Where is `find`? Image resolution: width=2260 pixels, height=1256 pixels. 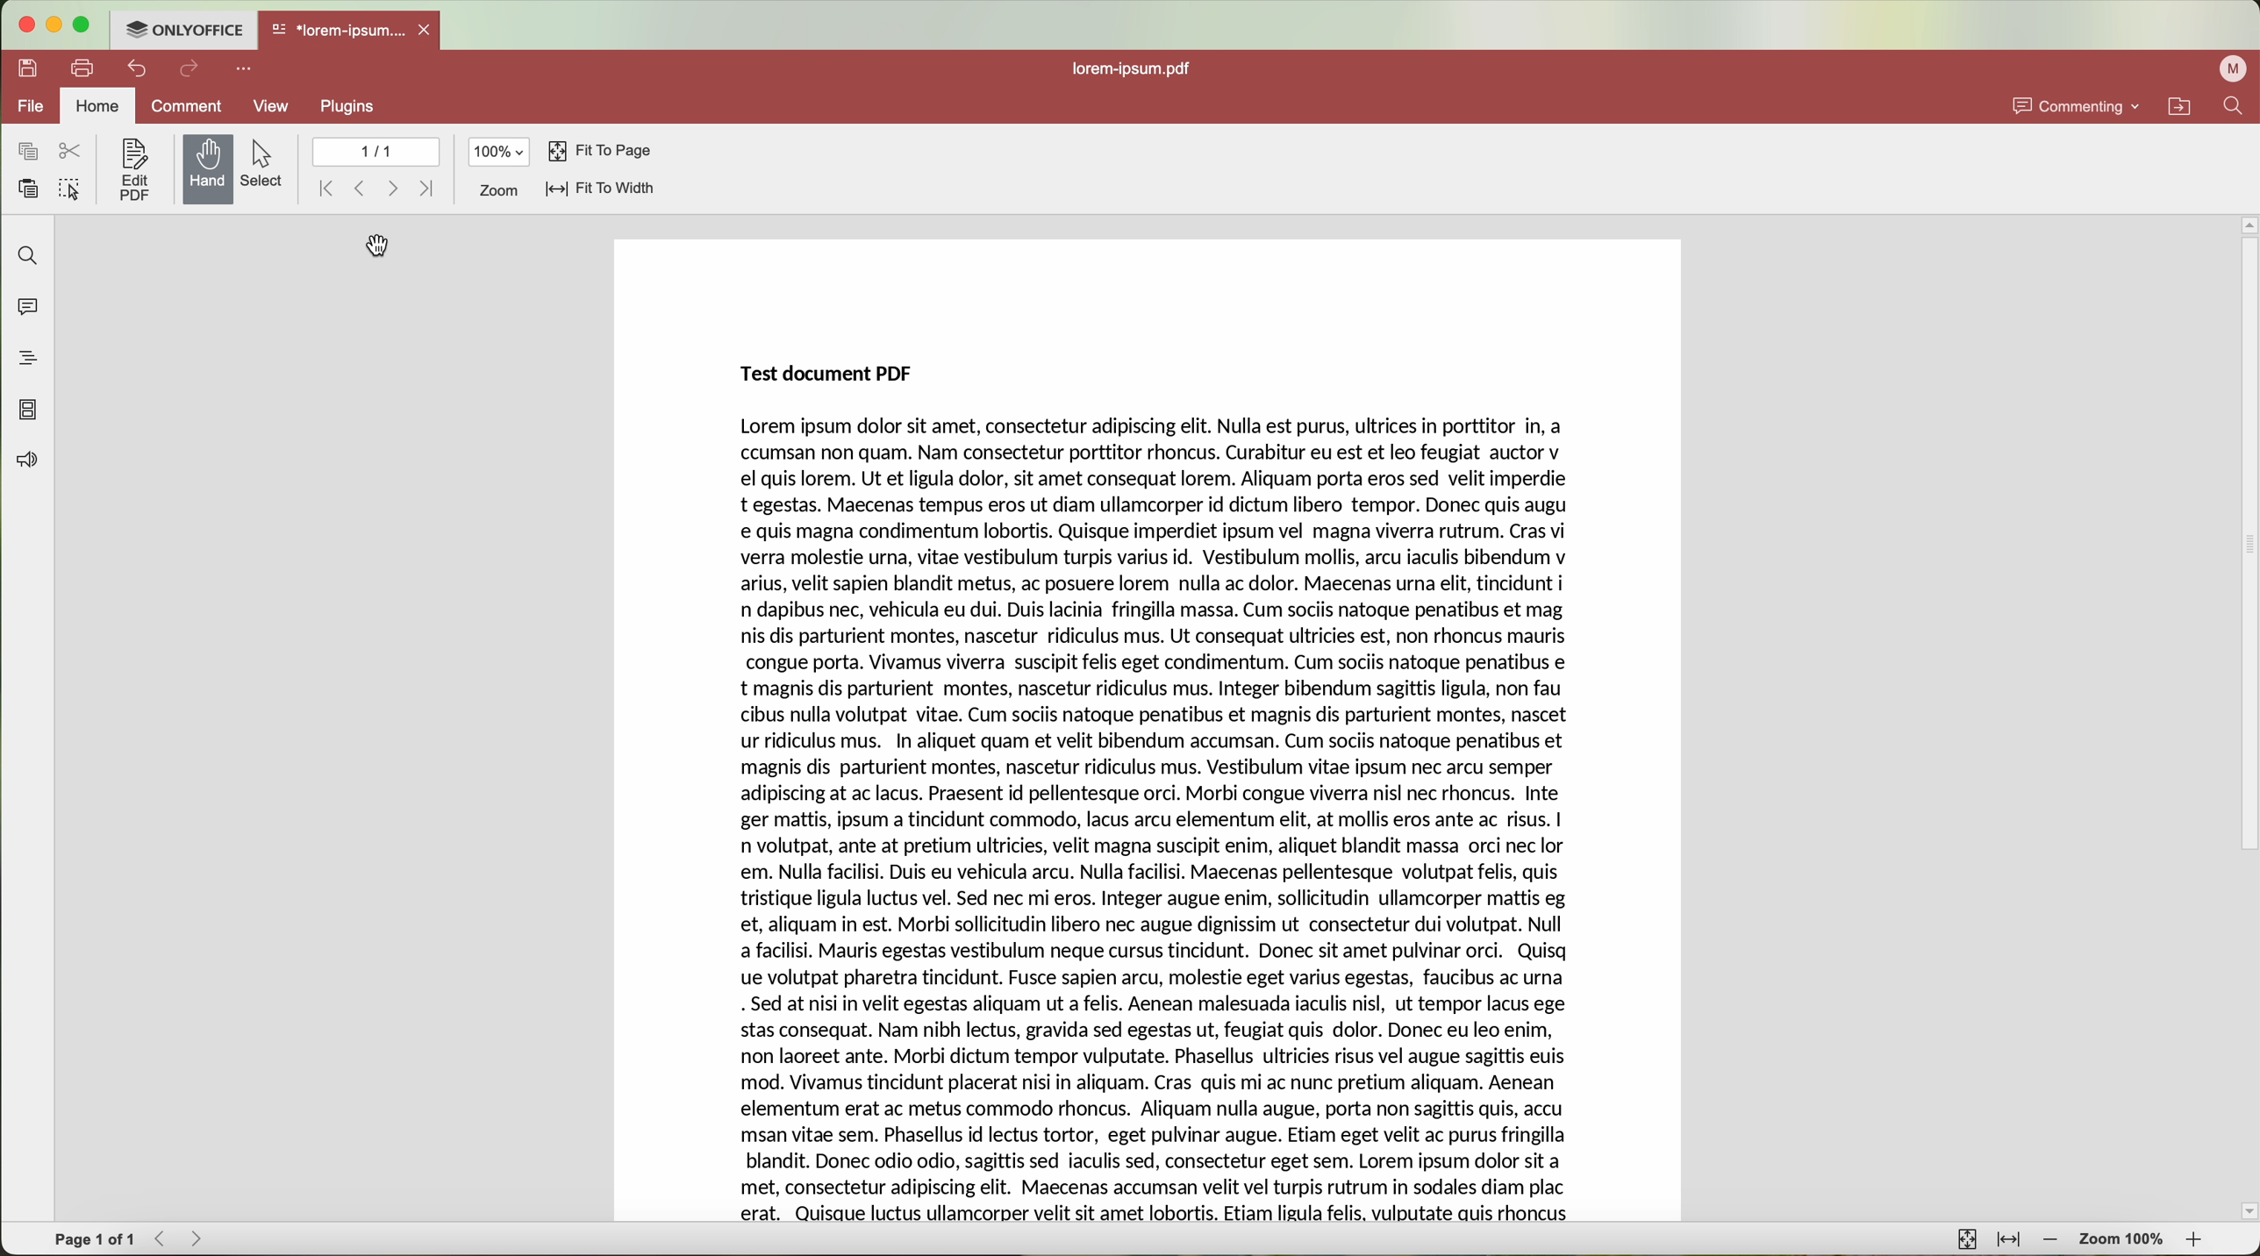
find is located at coordinates (25, 255).